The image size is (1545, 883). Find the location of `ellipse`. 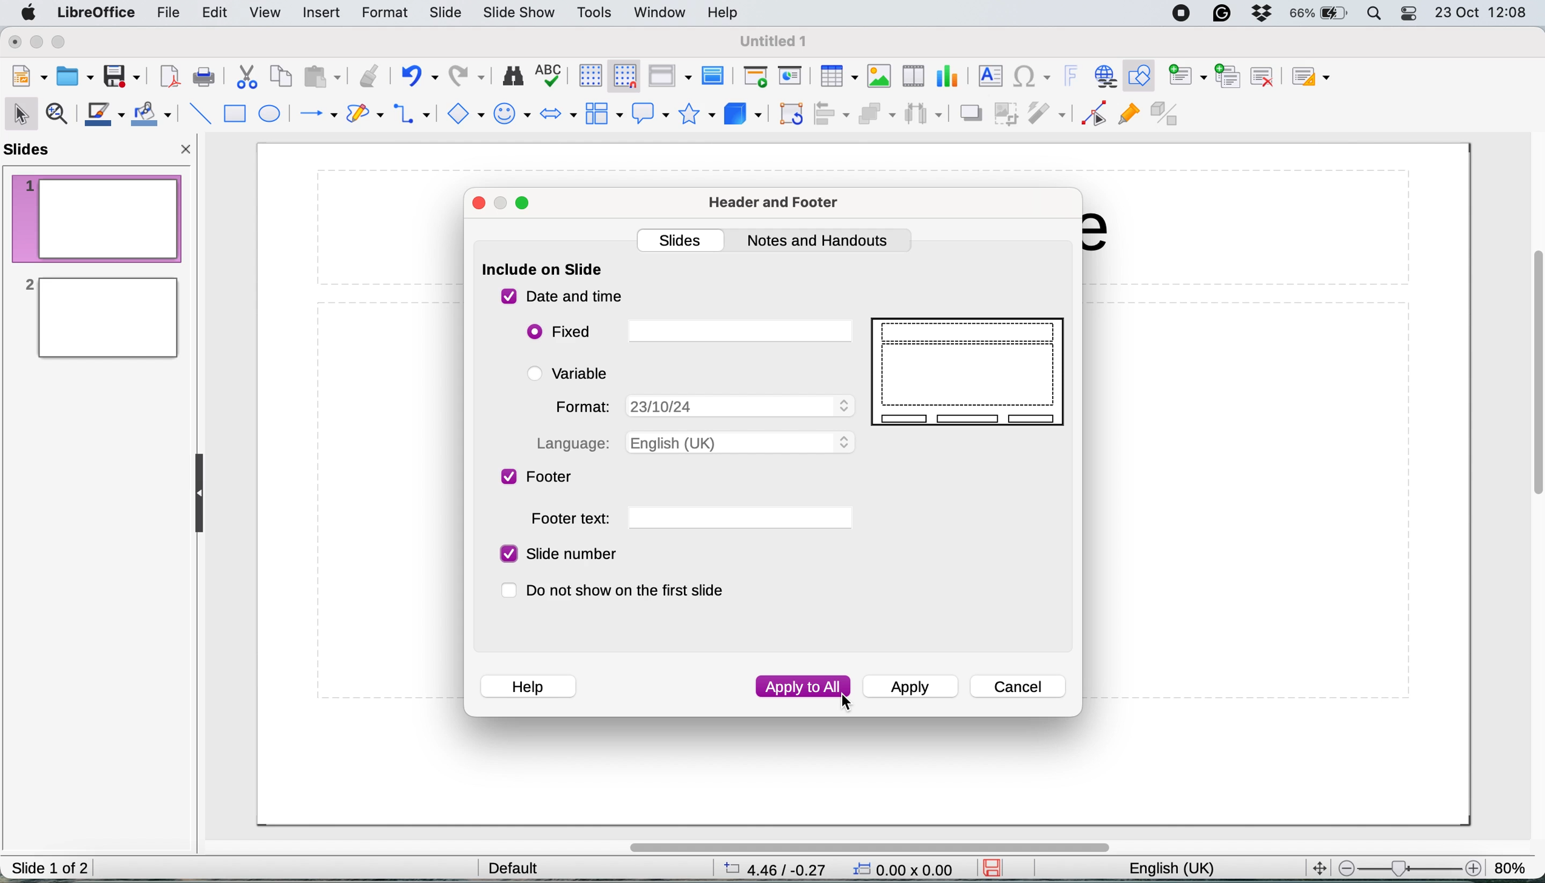

ellipse is located at coordinates (271, 115).